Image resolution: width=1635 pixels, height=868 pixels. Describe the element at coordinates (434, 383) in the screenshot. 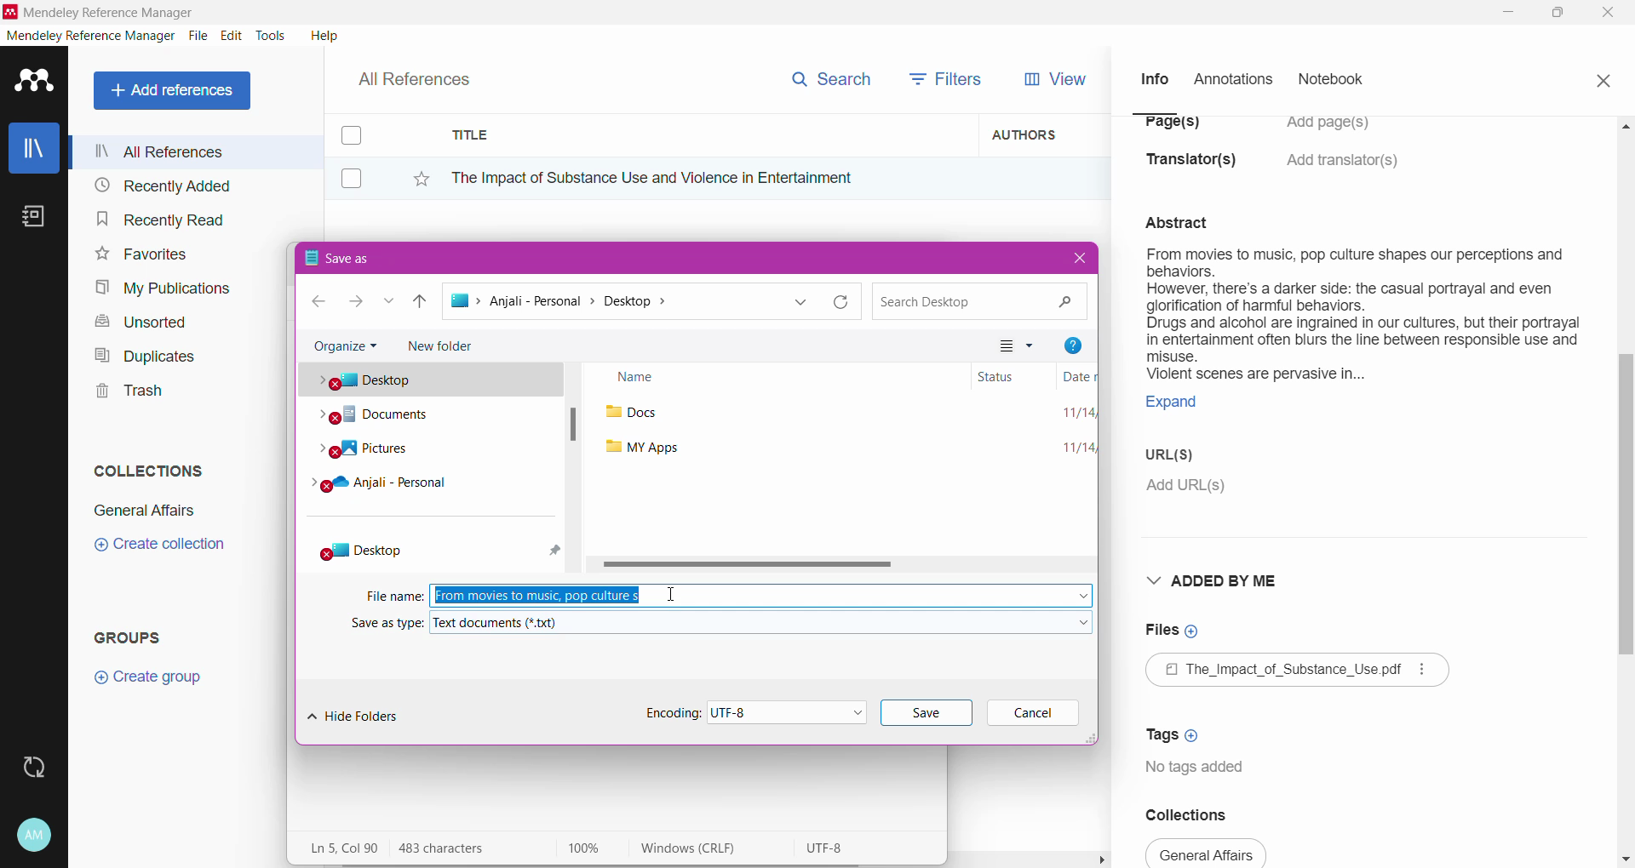

I see `Desktop` at that location.